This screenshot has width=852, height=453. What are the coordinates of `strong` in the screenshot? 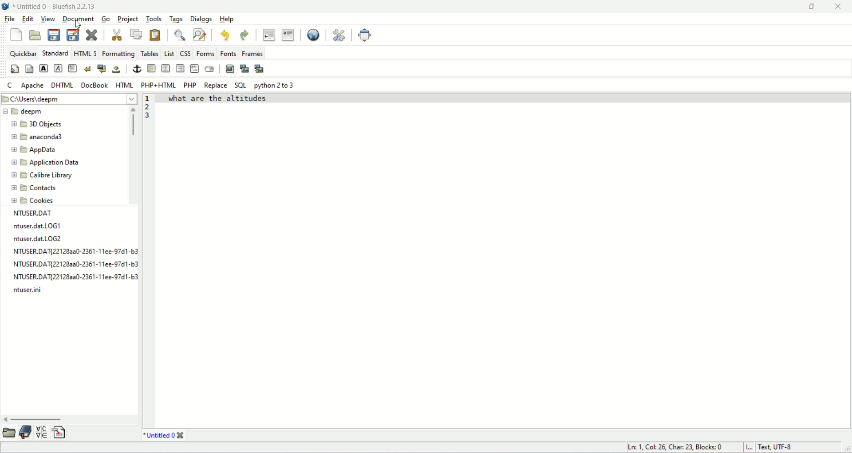 It's located at (43, 68).